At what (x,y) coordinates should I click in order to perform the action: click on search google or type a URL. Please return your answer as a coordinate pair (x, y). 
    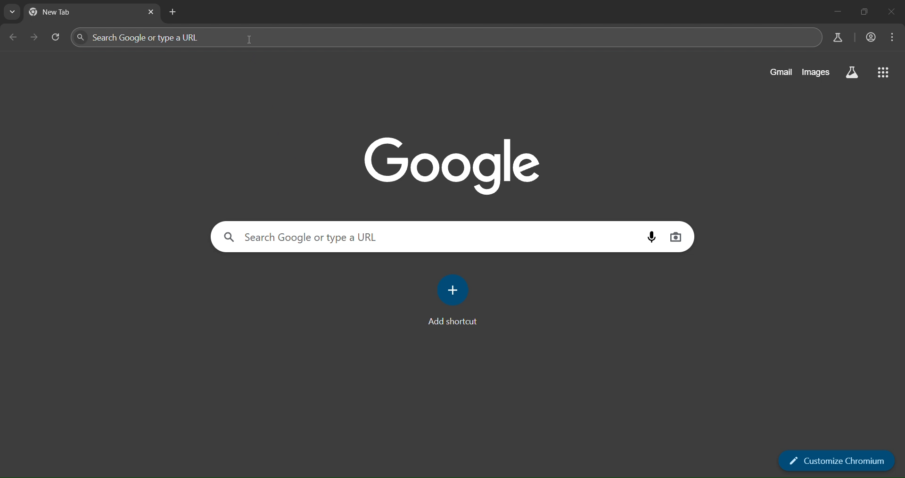
    Looking at the image, I should click on (431, 237).